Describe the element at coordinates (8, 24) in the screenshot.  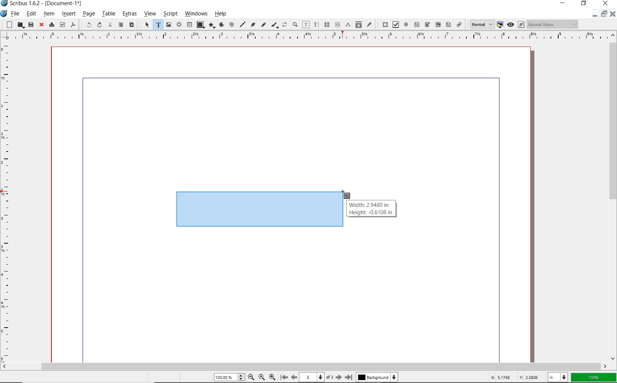
I see `new` at that location.